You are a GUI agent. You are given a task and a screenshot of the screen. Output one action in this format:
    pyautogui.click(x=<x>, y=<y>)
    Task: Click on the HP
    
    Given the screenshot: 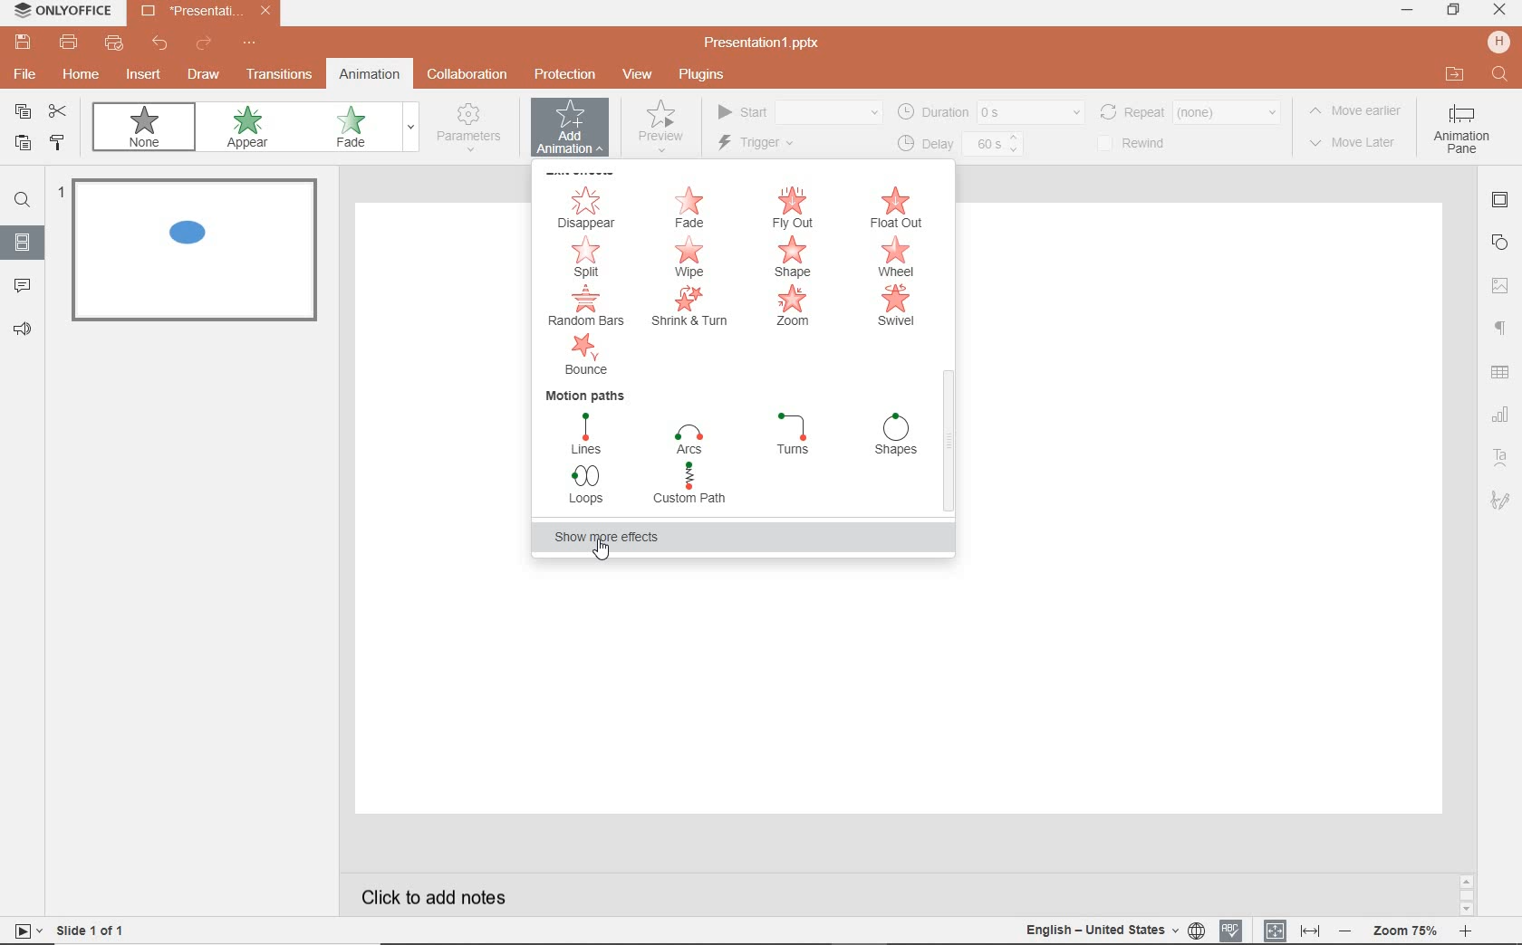 What is the action you would take?
    pyautogui.click(x=1498, y=43)
    